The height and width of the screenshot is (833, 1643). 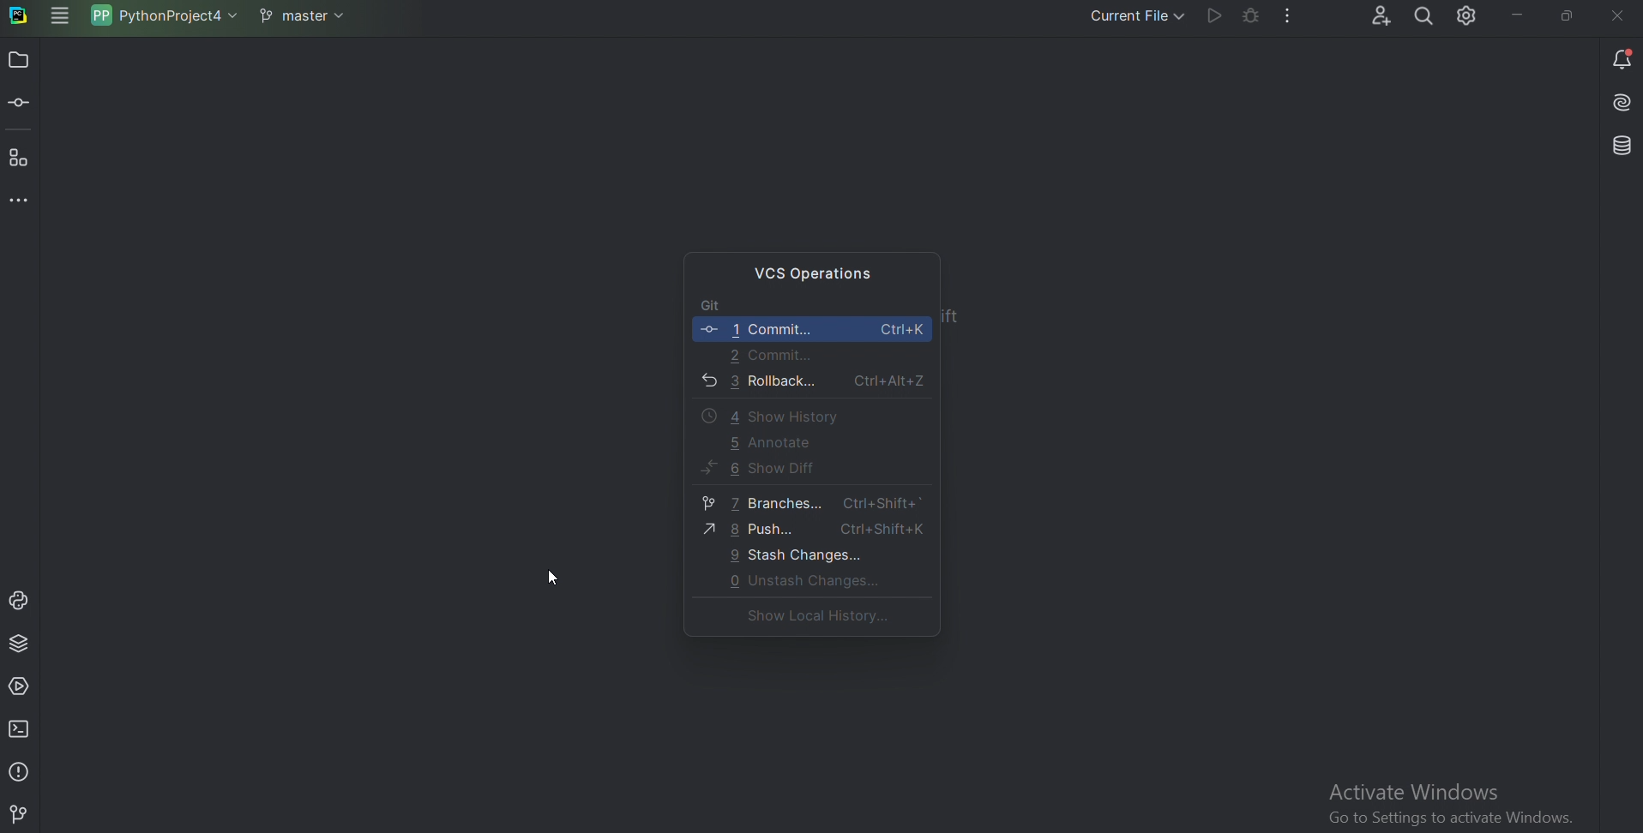 What do you see at coordinates (765, 415) in the screenshot?
I see `Show history` at bounding box center [765, 415].